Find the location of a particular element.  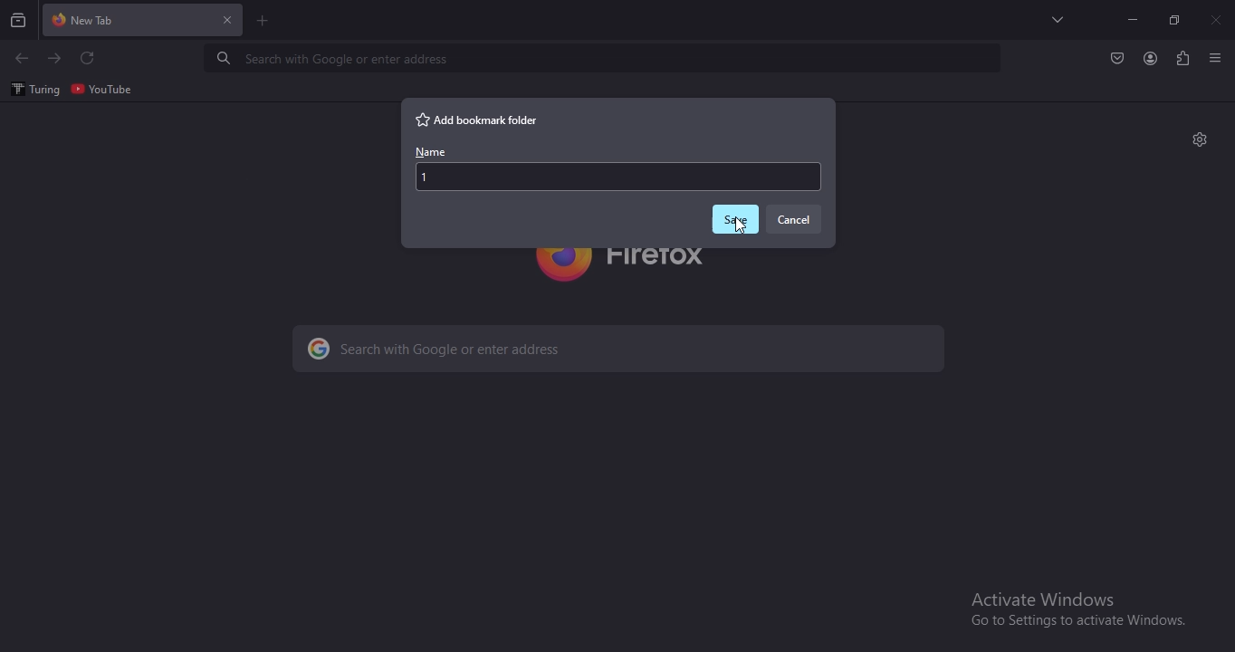

add bookmark folder is located at coordinates (479, 119).